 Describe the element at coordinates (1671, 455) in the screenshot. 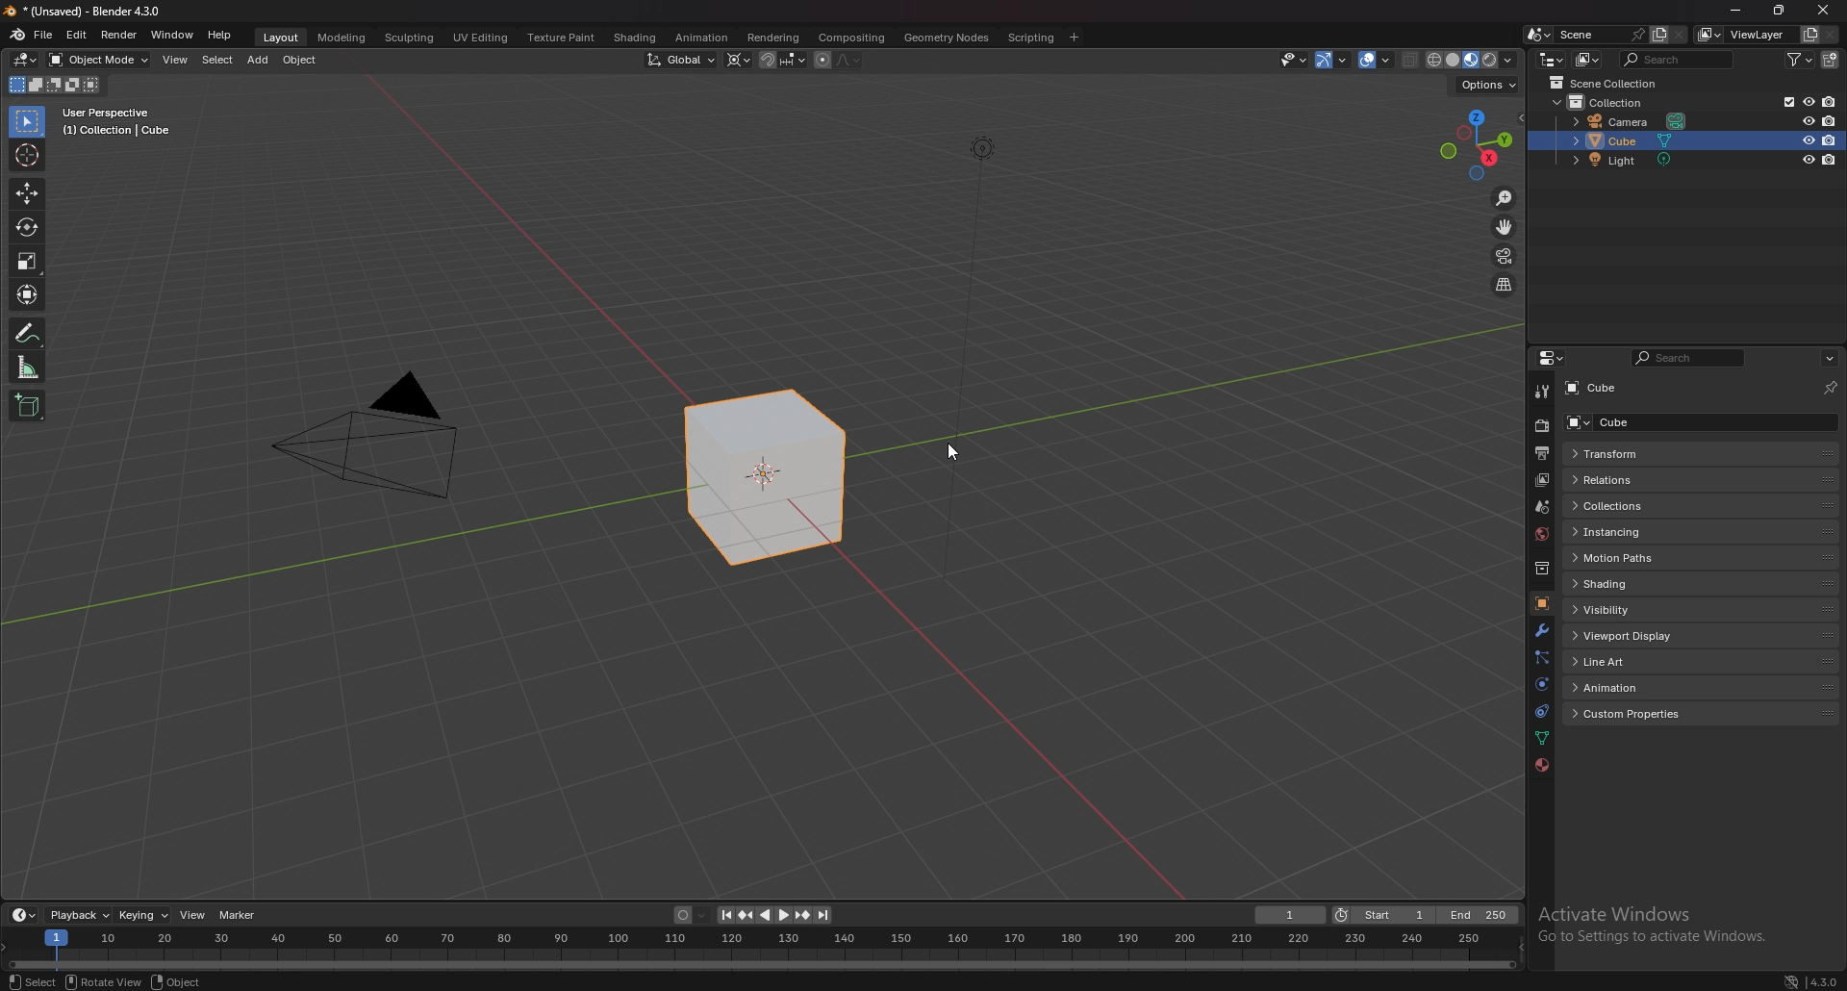

I see `transform` at that location.